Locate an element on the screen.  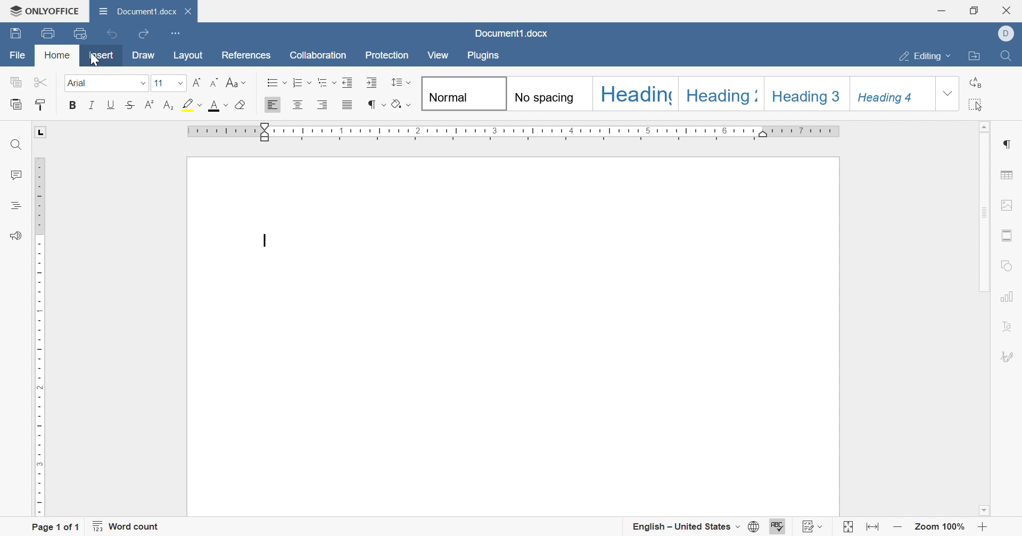
Normal is located at coordinates (449, 98).